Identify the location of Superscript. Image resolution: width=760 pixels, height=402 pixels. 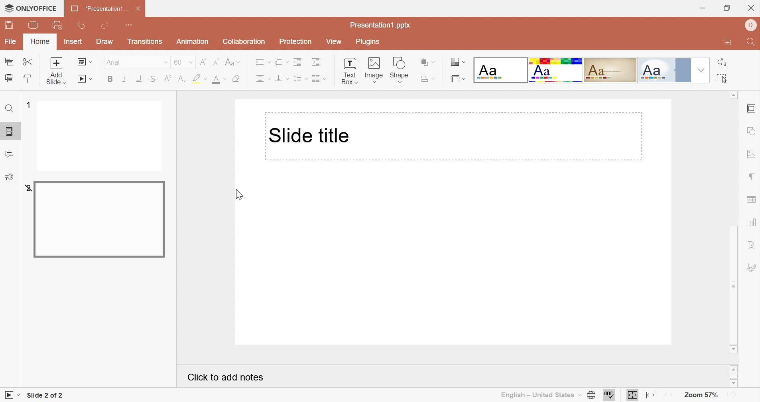
(167, 78).